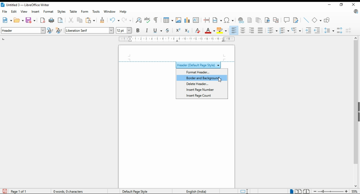 Image resolution: width=360 pixels, height=194 pixels. I want to click on insert comment, so click(287, 20).